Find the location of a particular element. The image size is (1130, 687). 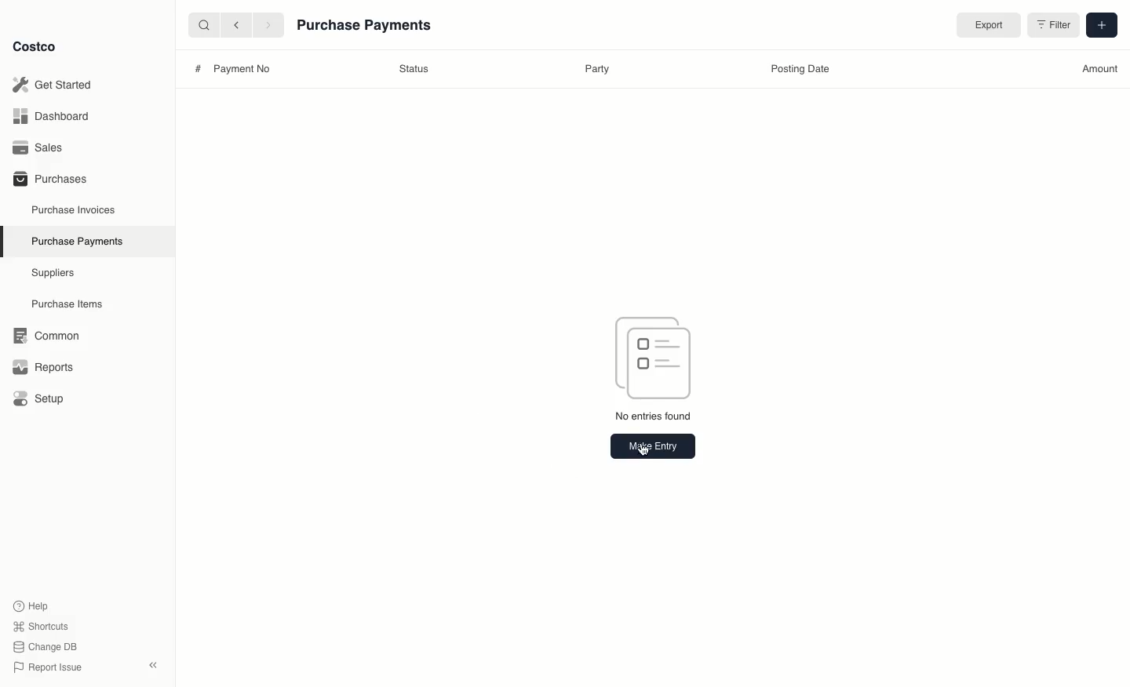

Party is located at coordinates (599, 69).